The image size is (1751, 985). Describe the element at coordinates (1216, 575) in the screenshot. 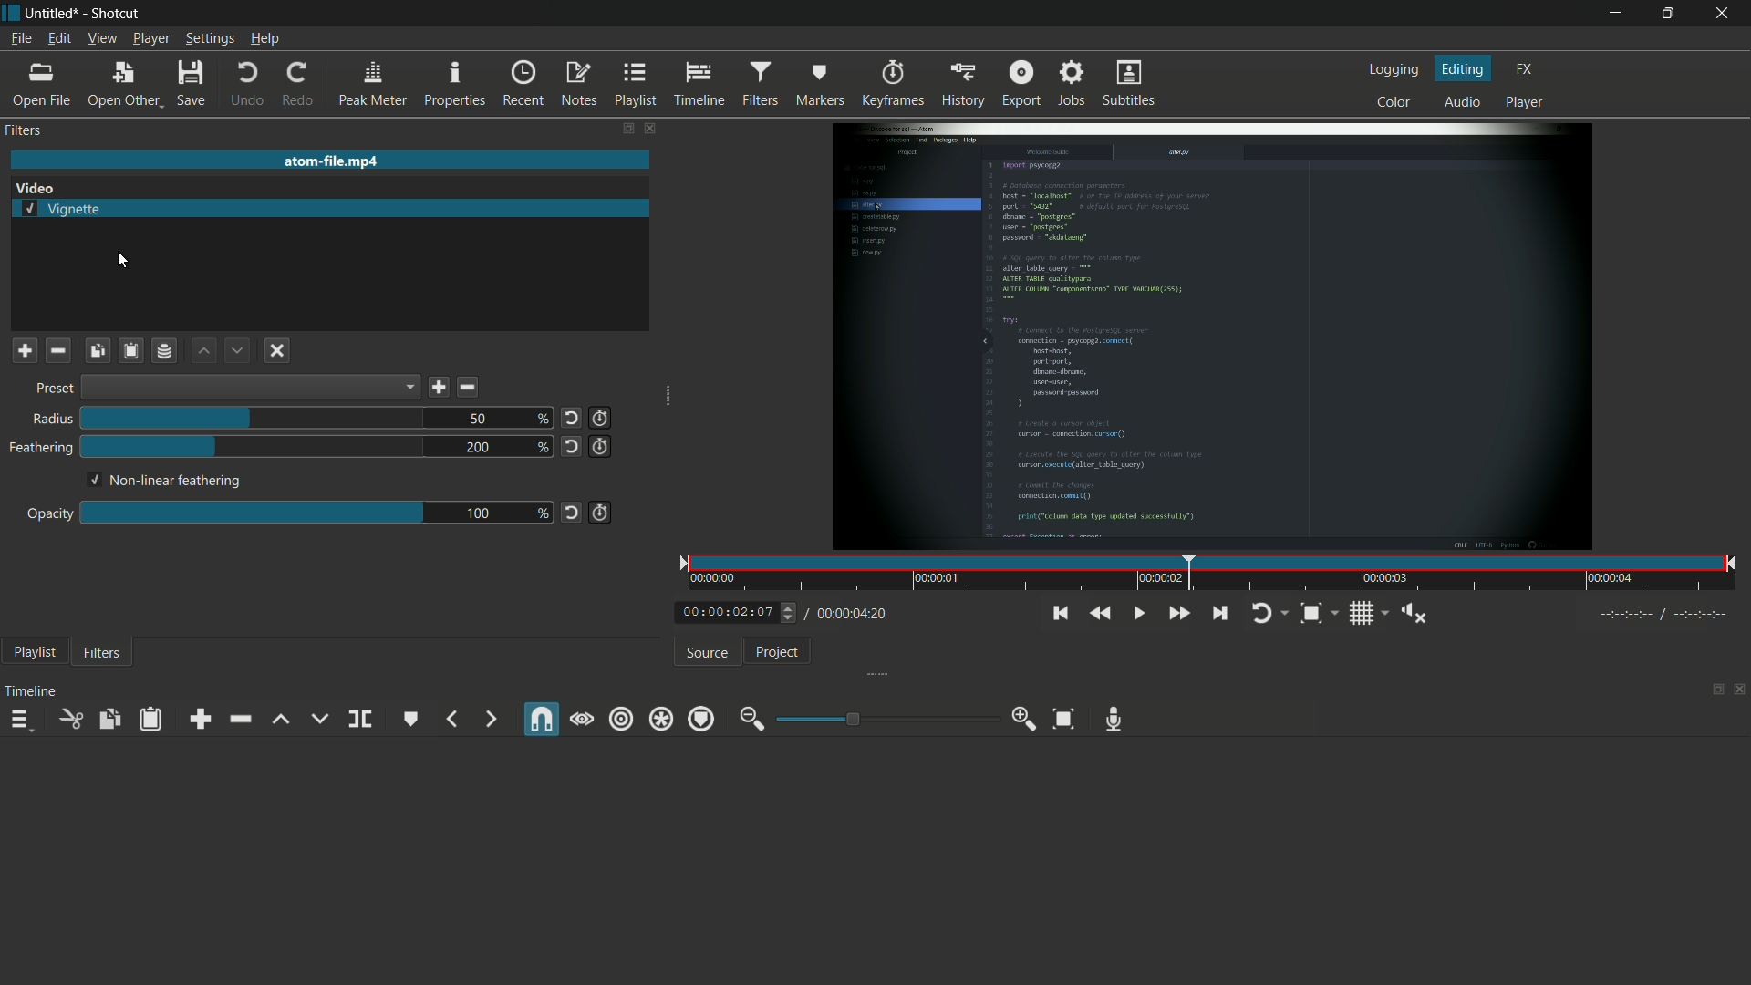

I see `time` at that location.